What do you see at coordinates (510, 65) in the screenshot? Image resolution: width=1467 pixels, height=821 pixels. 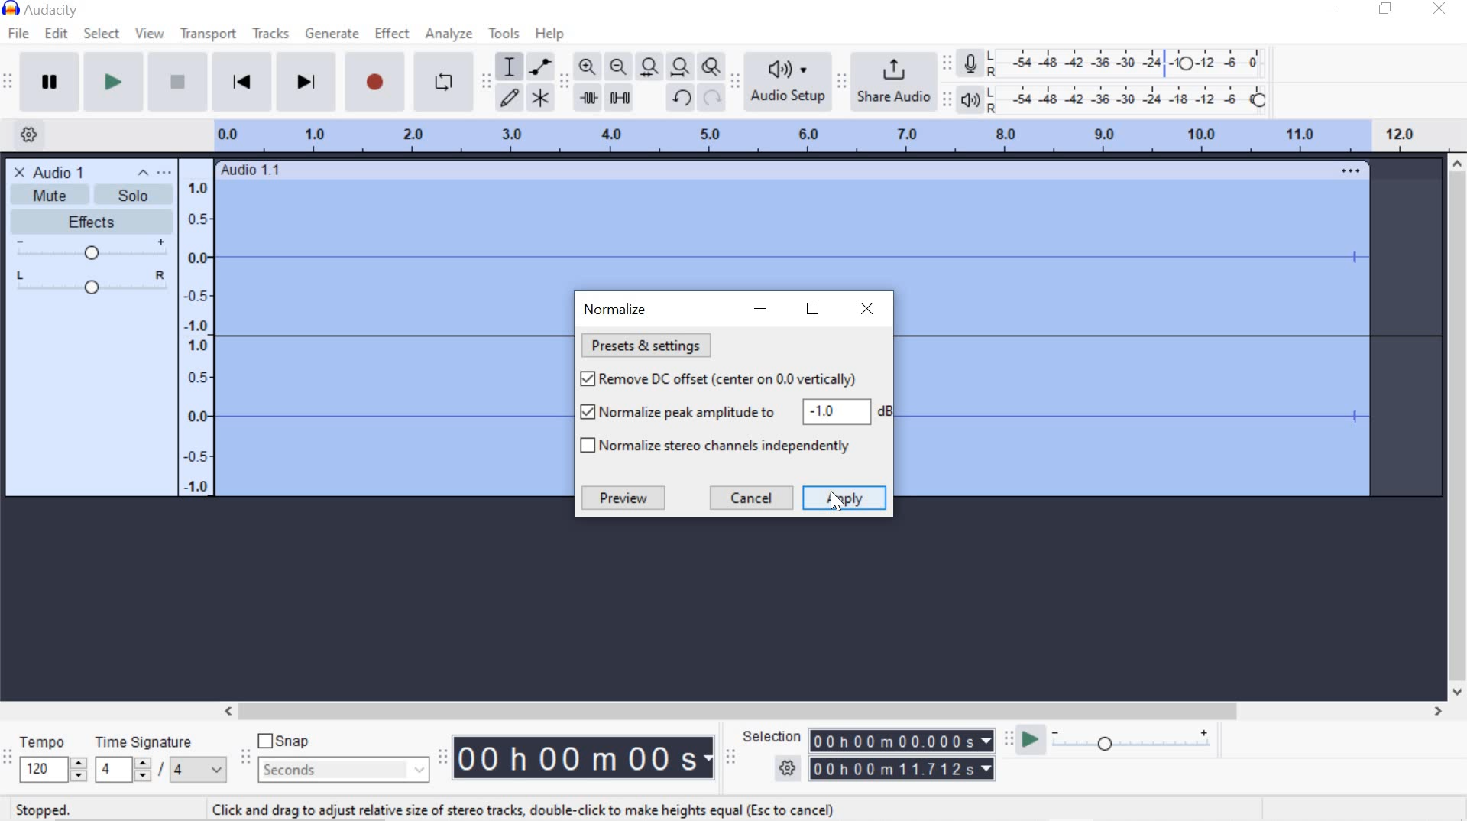 I see `Selection tool` at bounding box center [510, 65].